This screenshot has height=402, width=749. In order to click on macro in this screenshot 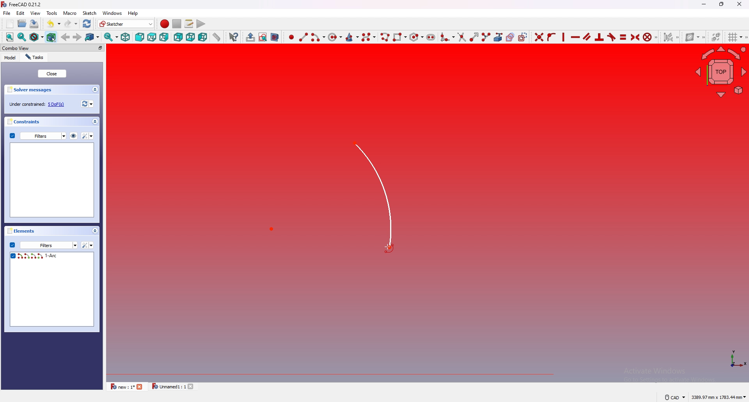, I will do `click(69, 12)`.